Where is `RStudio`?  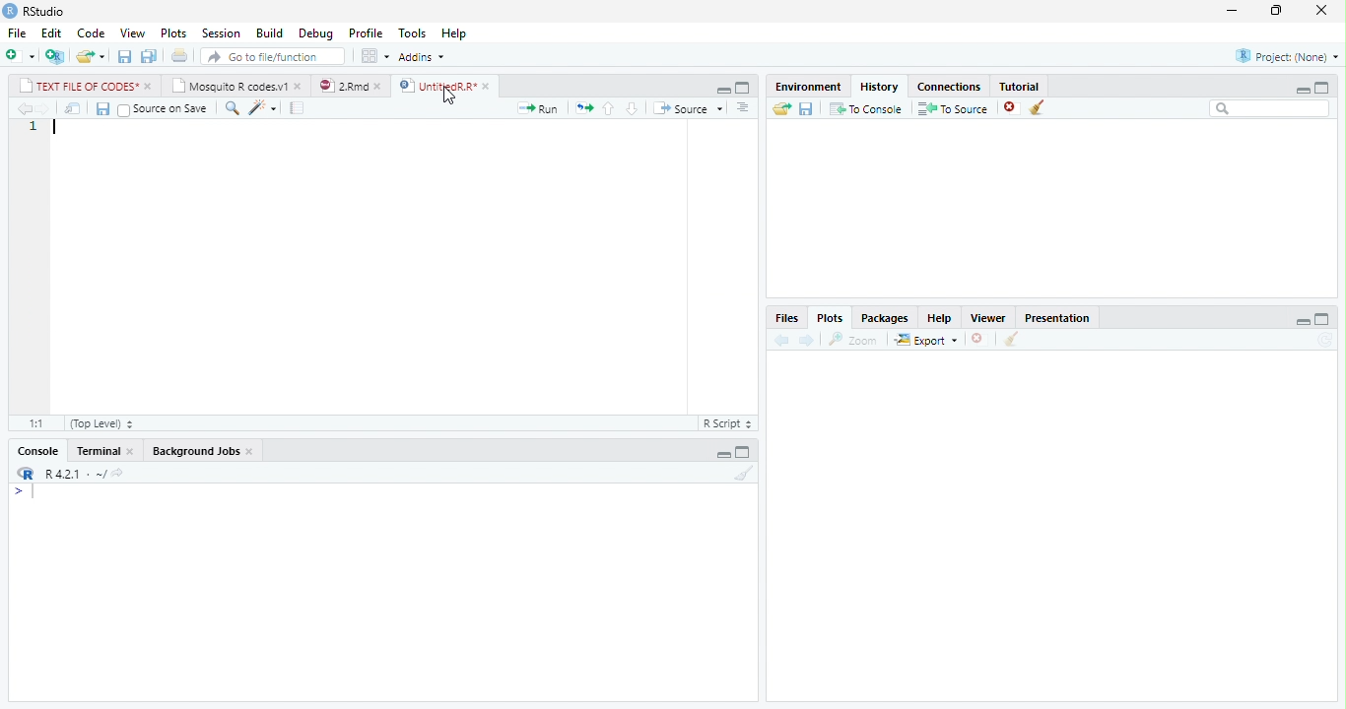 RStudio is located at coordinates (45, 12).